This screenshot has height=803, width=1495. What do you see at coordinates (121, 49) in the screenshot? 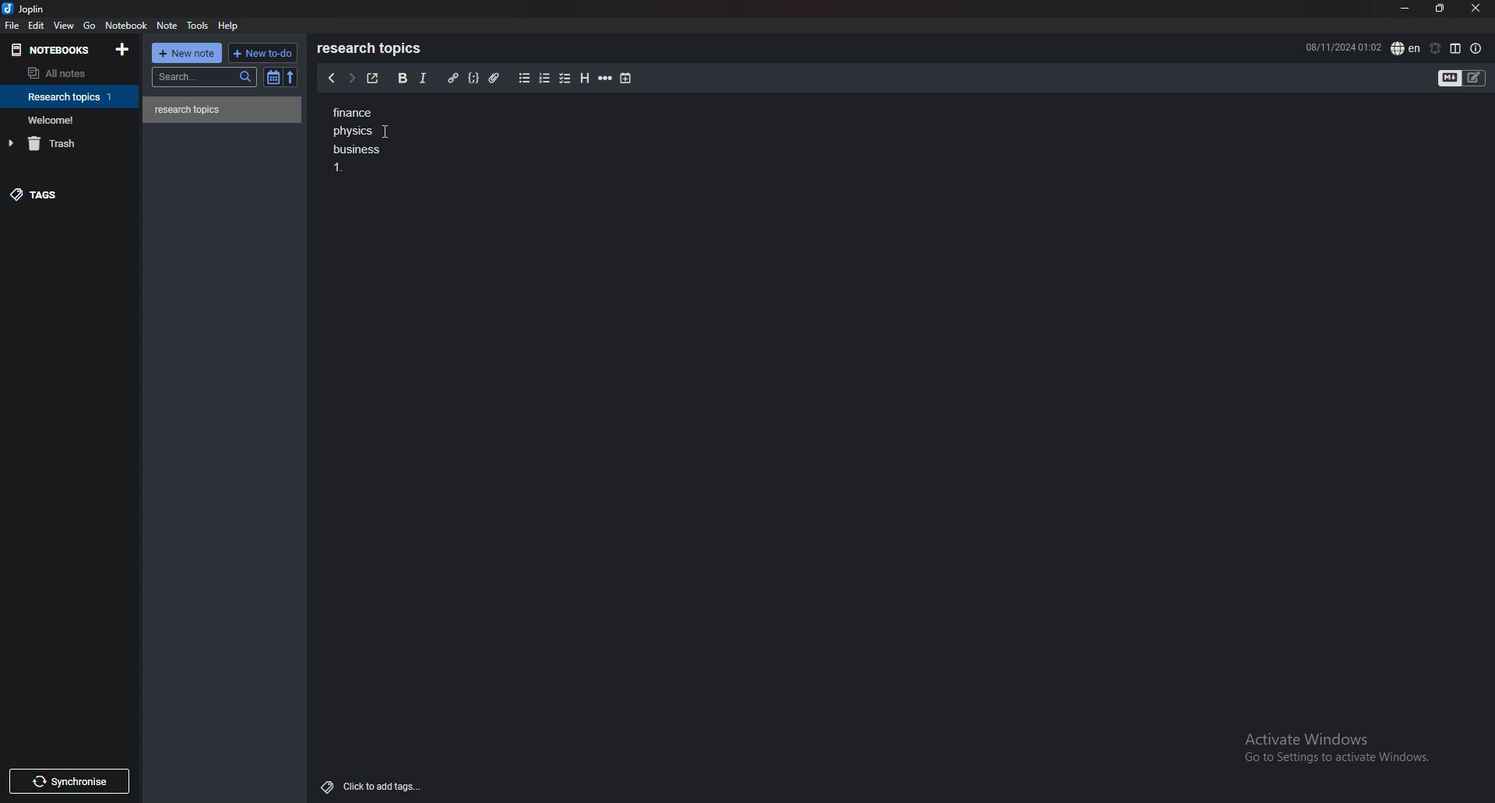
I see `add notebook` at bounding box center [121, 49].